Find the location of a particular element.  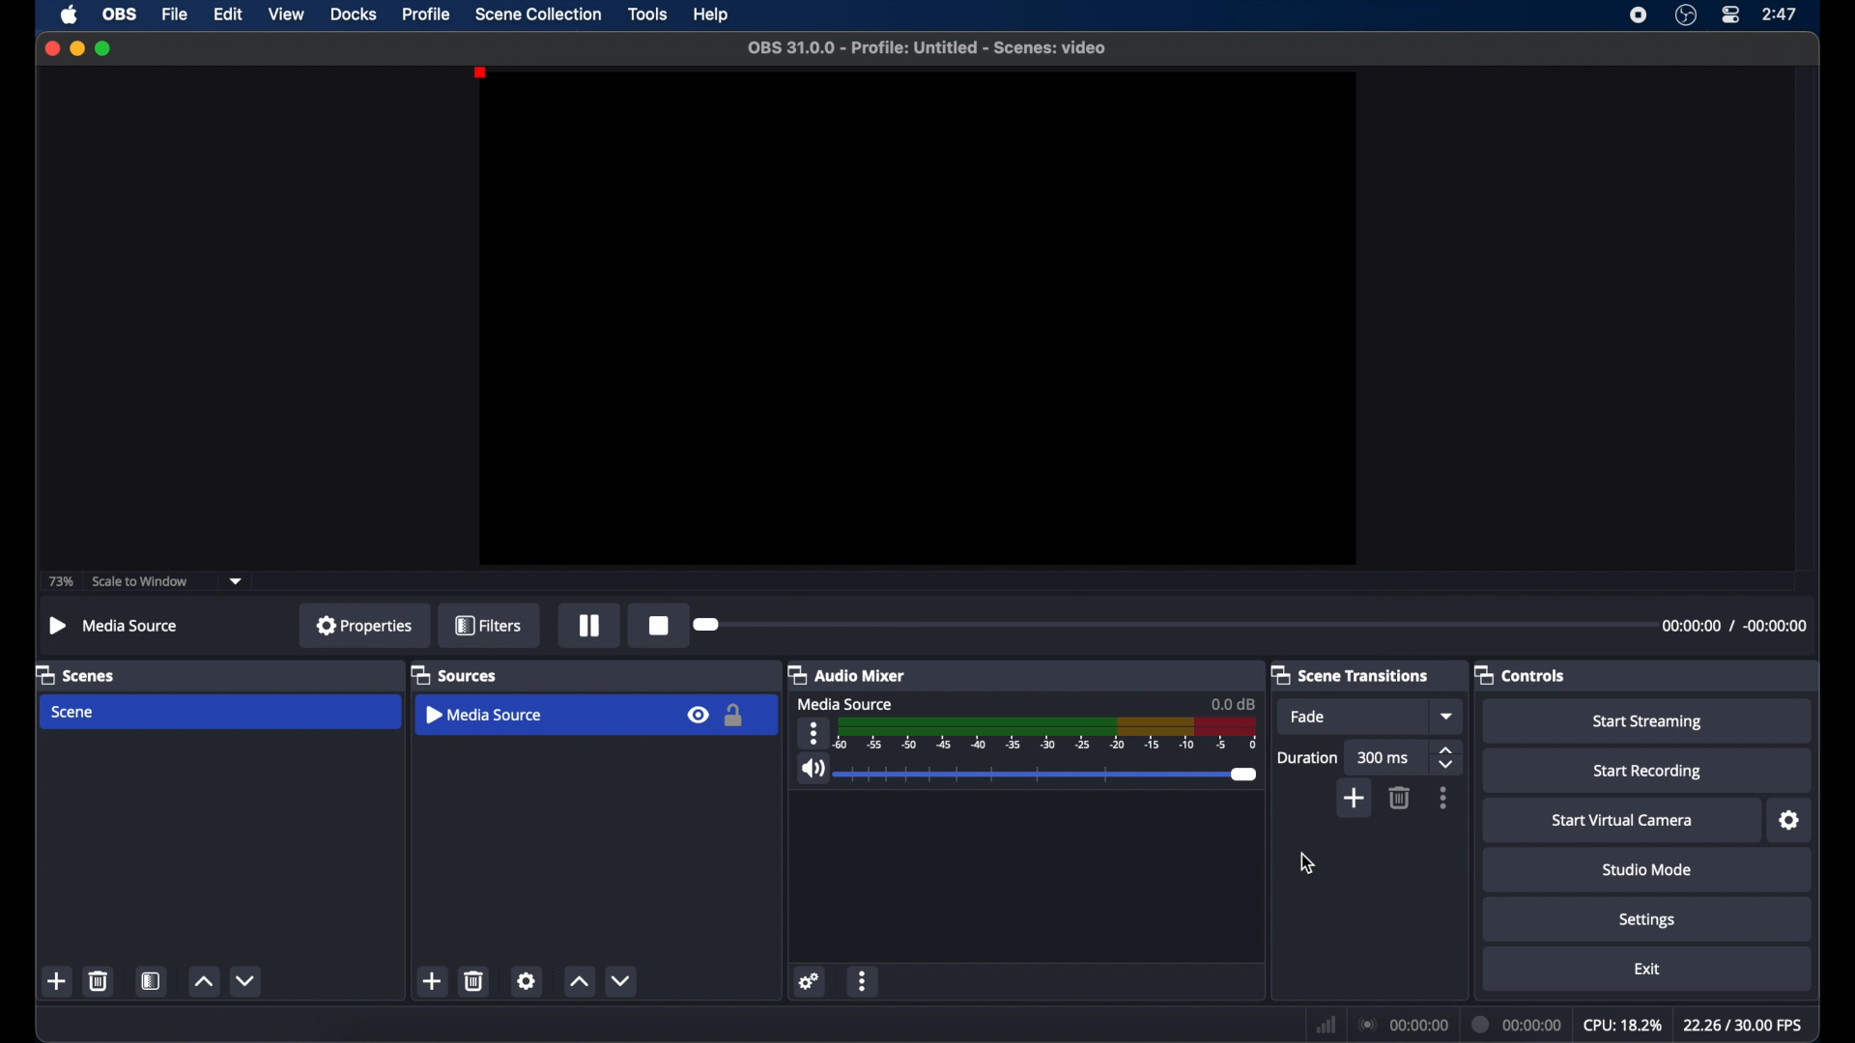

Pause is located at coordinates (587, 624).